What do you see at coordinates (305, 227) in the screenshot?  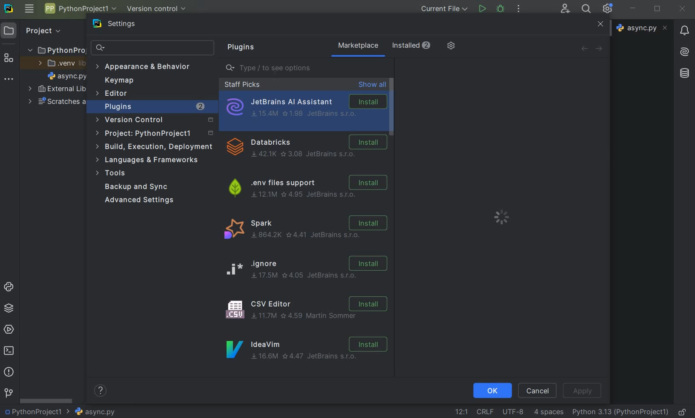 I see `spark` at bounding box center [305, 227].